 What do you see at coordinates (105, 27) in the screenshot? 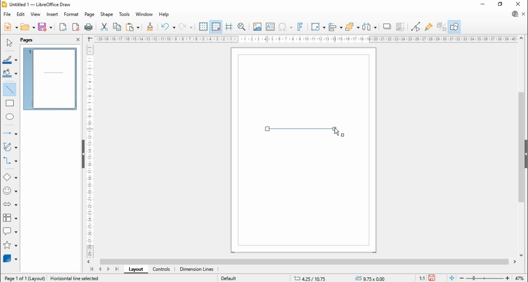
I see `cut` at bounding box center [105, 27].